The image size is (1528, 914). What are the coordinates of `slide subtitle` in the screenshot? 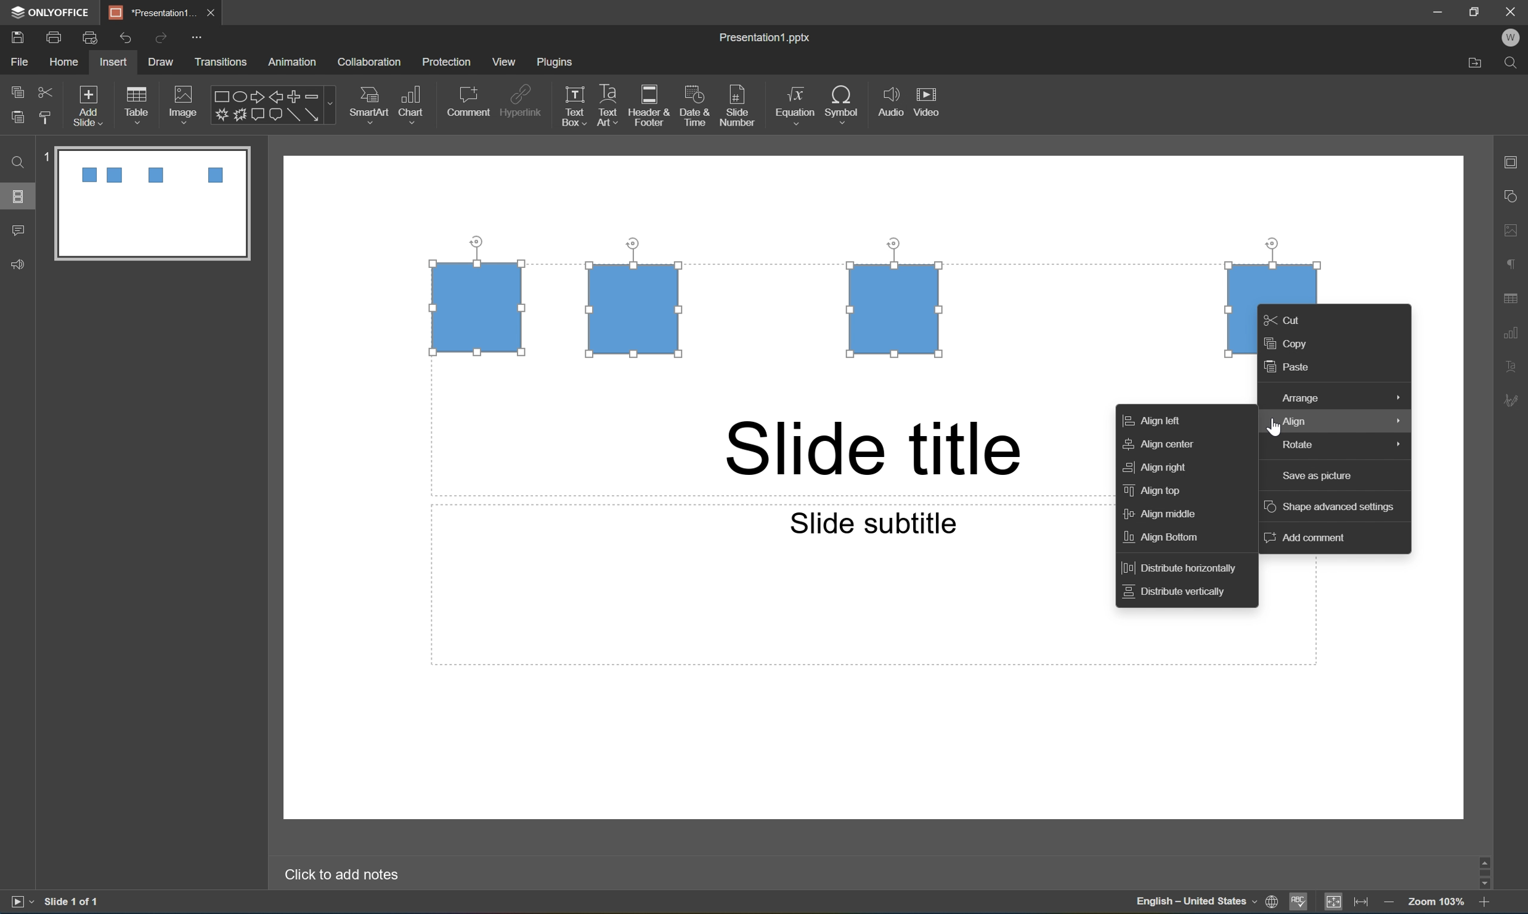 It's located at (872, 522).